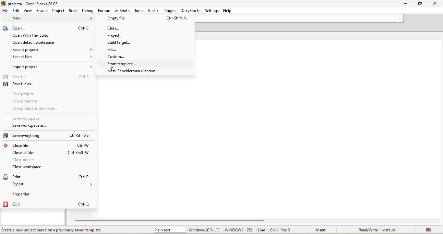  I want to click on tools, so click(139, 11).